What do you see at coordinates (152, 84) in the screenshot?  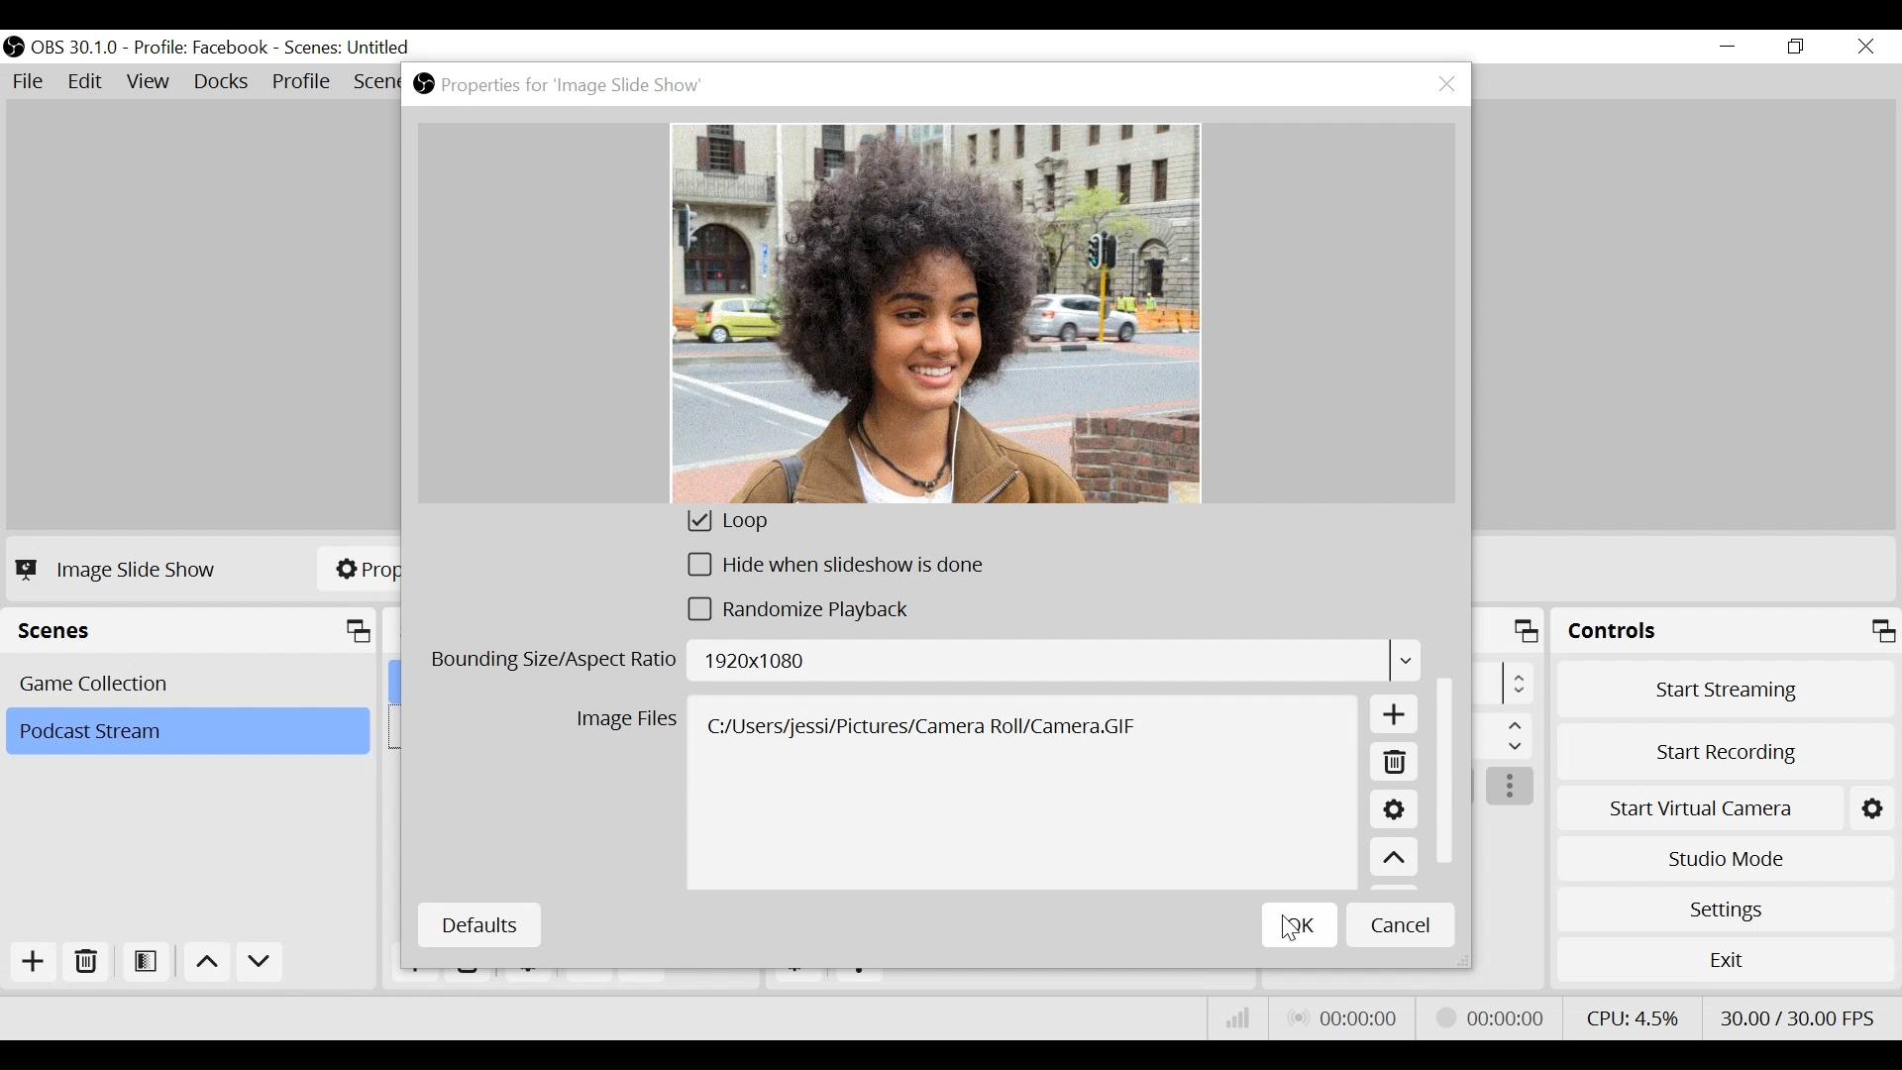 I see `View` at bounding box center [152, 84].